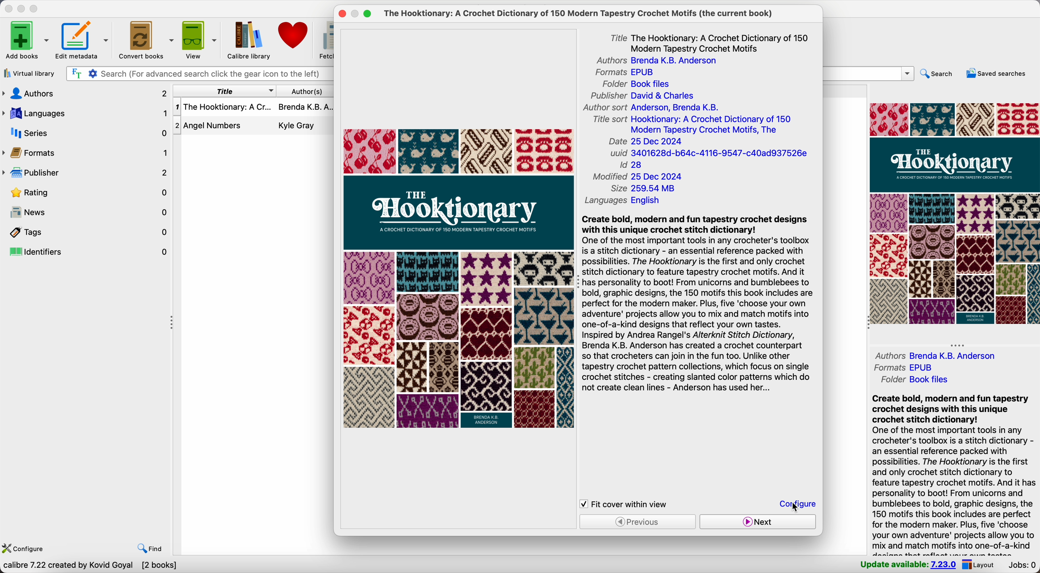 This screenshot has width=1040, height=573. What do you see at coordinates (367, 15) in the screenshot?
I see `maximize` at bounding box center [367, 15].